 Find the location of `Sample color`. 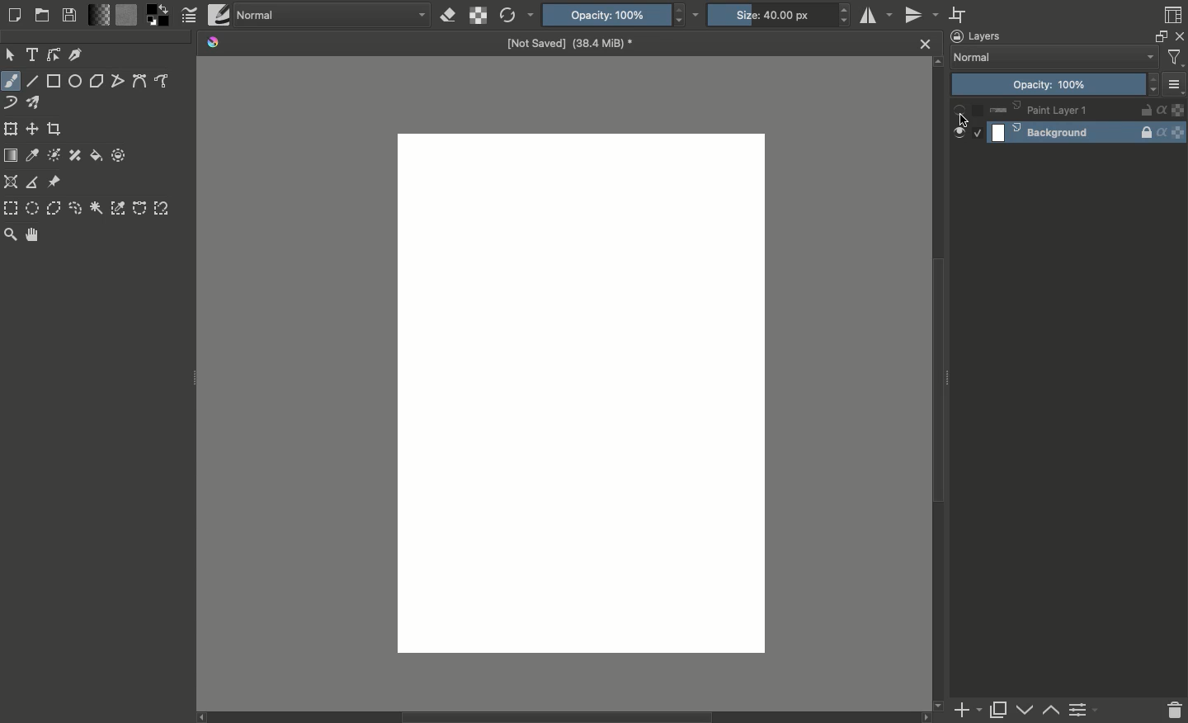

Sample color is located at coordinates (34, 158).